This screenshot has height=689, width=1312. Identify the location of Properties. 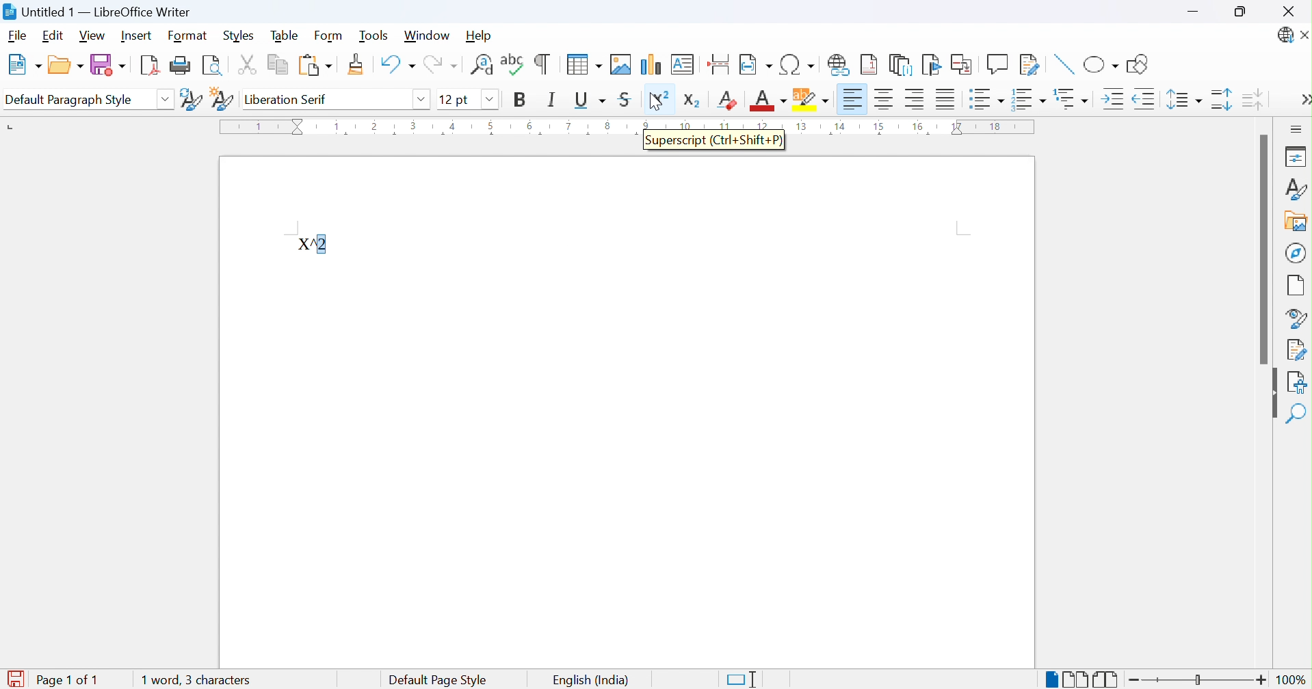
(1297, 158).